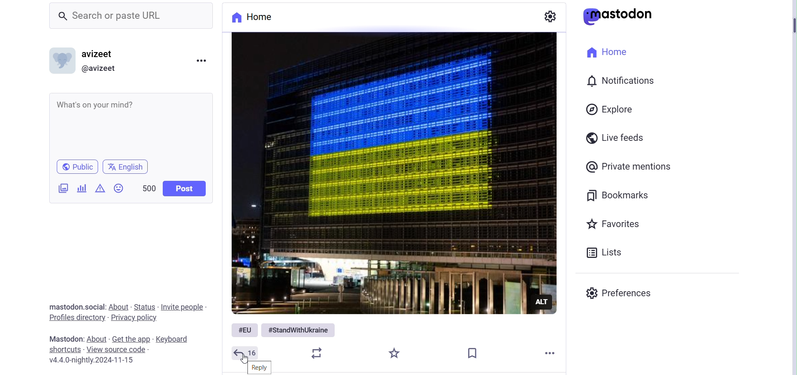 Image resolution: width=797 pixels, height=375 pixels. I want to click on Poll, so click(81, 187).